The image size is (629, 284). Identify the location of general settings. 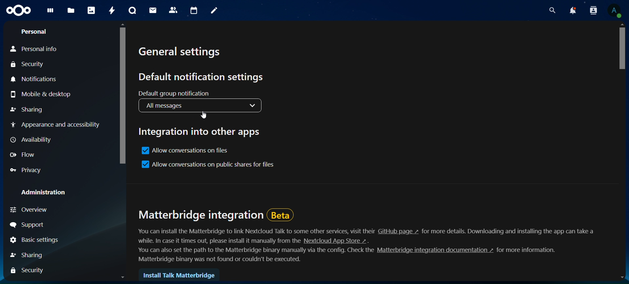
(183, 53).